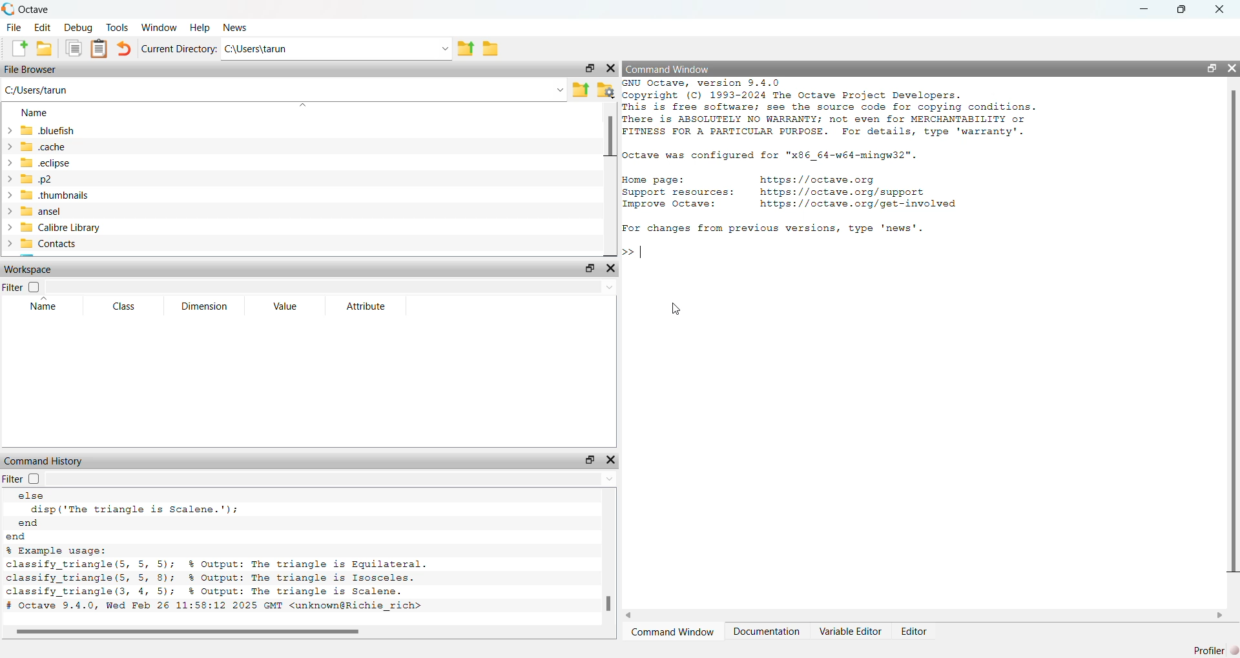 The height and width of the screenshot is (658, 1240). What do you see at coordinates (27, 479) in the screenshot?
I see `filter` at bounding box center [27, 479].